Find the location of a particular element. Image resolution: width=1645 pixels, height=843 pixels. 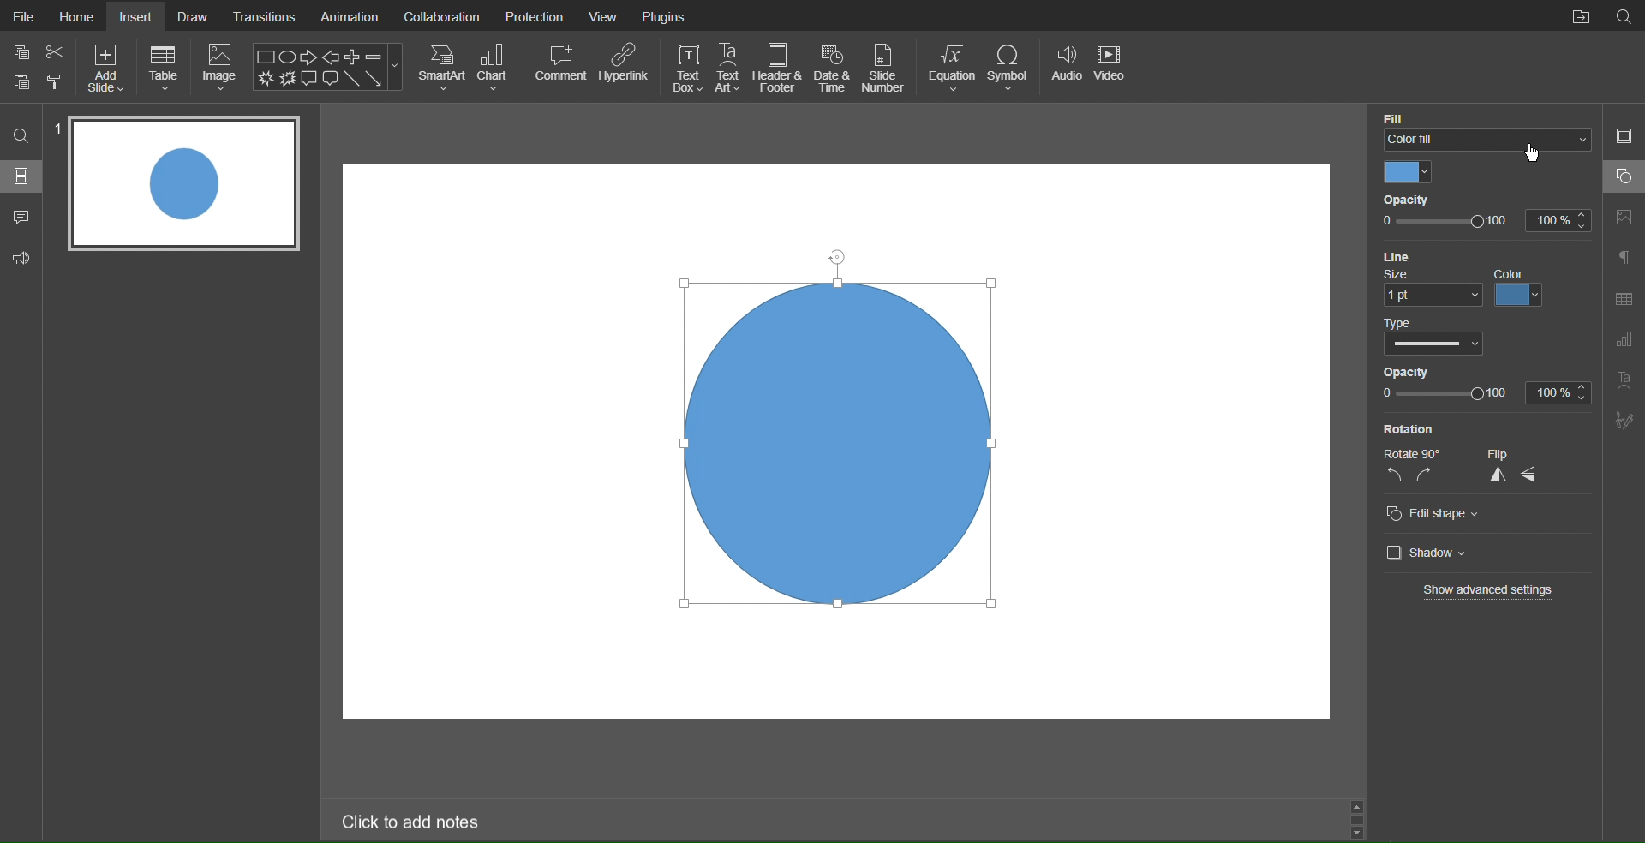

Search is located at coordinates (1625, 17).